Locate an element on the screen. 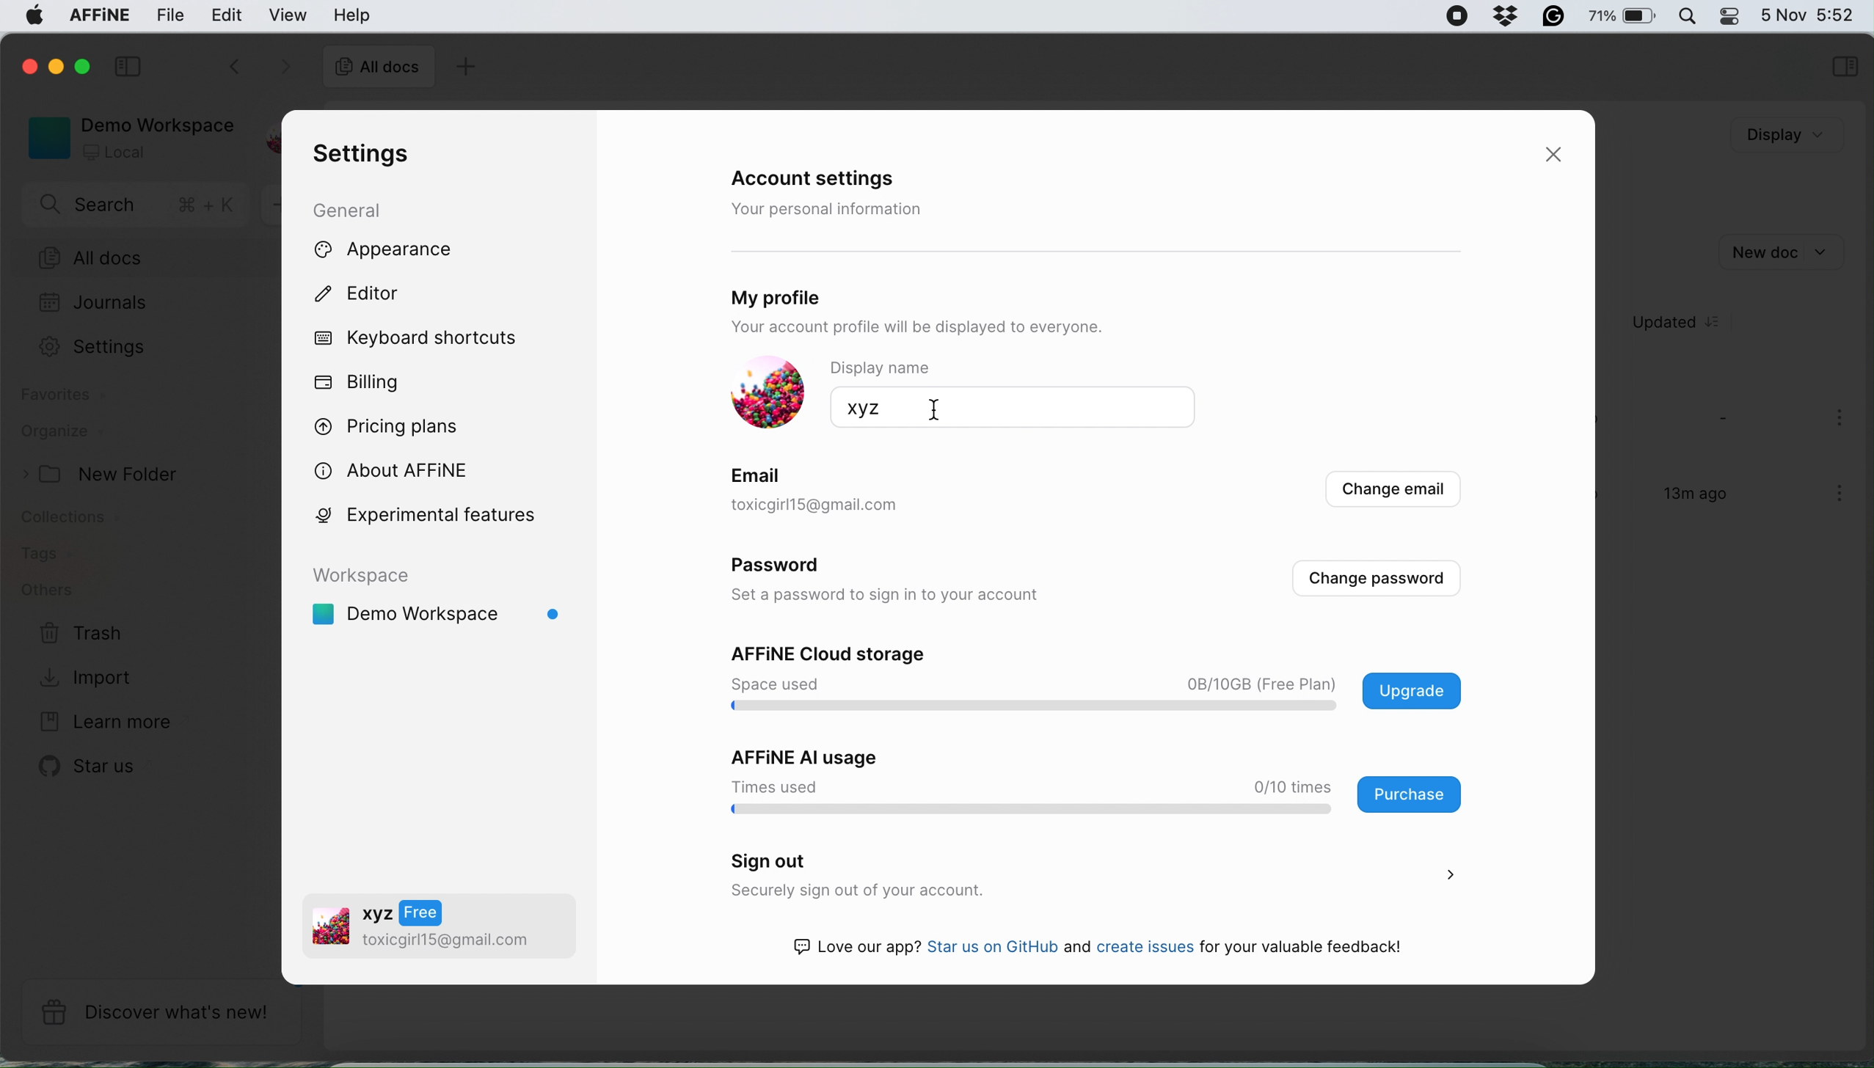 This screenshot has width=1874, height=1068. set a password to sign in to your account is located at coordinates (895, 596).